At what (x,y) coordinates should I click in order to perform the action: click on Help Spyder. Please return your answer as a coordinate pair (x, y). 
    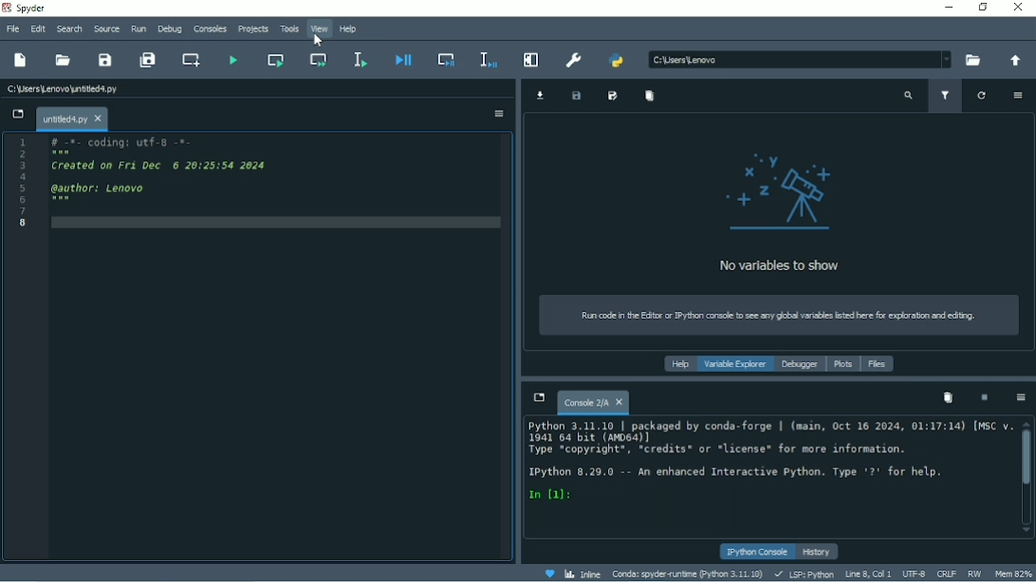
    Looking at the image, I should click on (548, 573).